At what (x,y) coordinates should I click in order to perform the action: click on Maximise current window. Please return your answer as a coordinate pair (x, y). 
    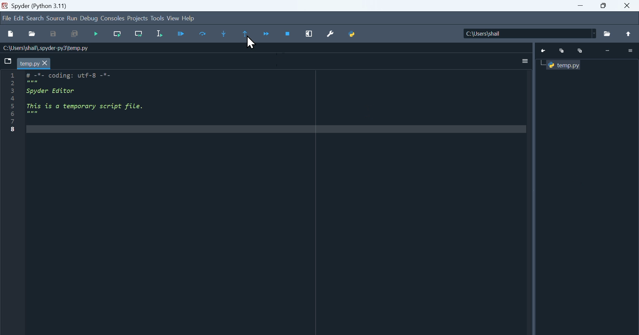
    Looking at the image, I should click on (309, 34).